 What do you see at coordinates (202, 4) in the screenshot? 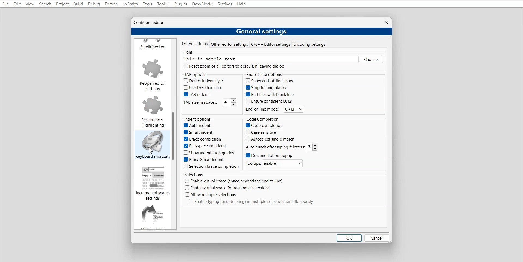
I see `DoxyBlocks` at bounding box center [202, 4].